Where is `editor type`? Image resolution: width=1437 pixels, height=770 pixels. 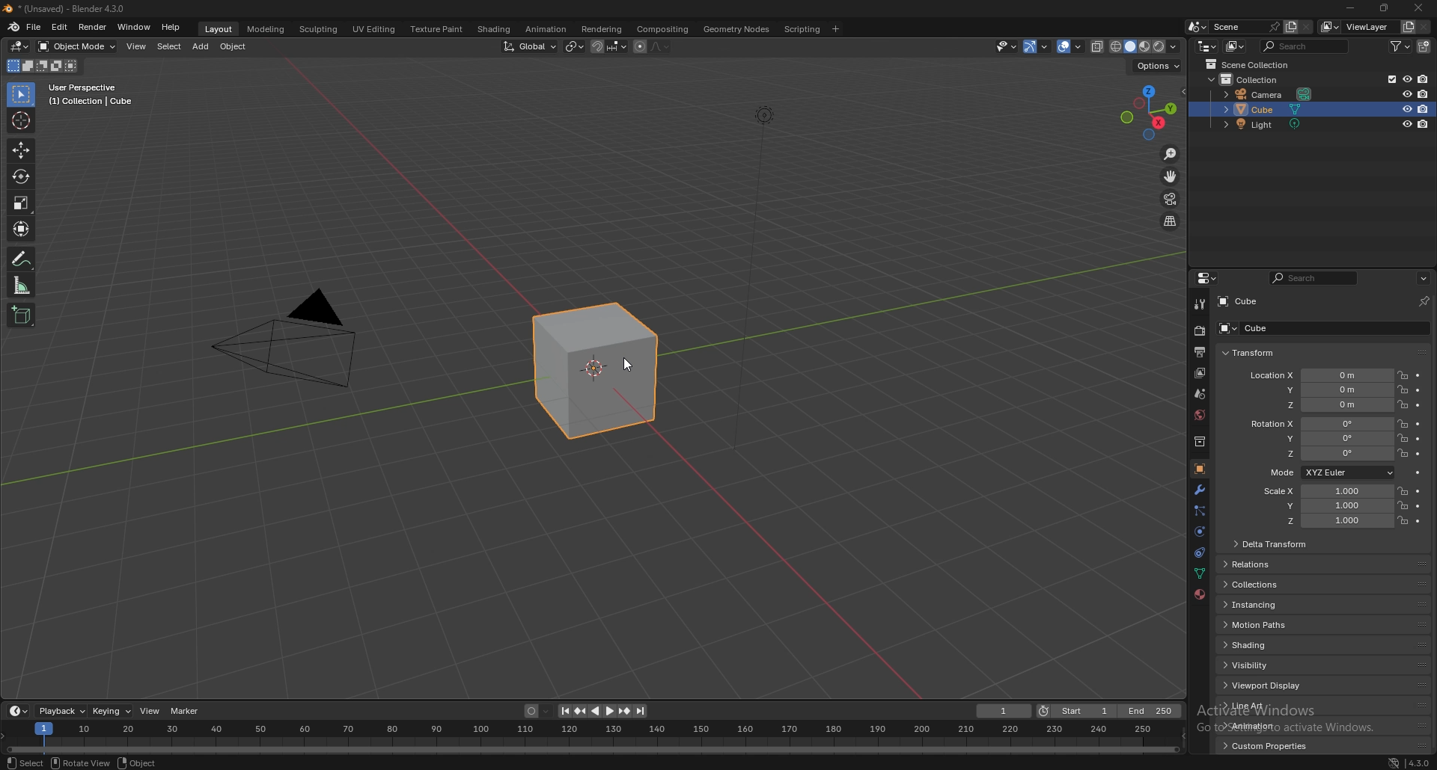 editor type is located at coordinates (18, 711).